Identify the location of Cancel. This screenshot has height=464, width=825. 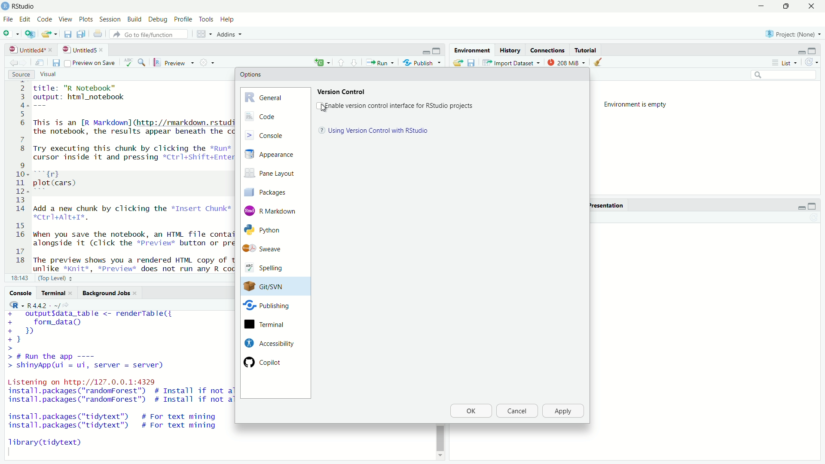
(516, 411).